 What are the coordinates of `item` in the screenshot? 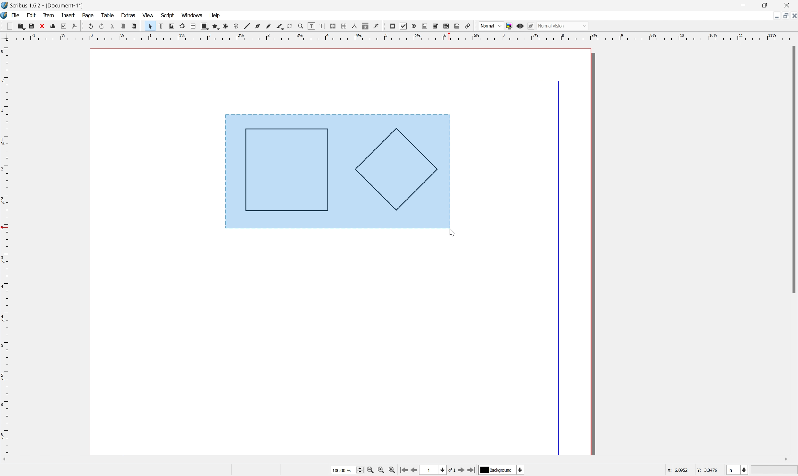 It's located at (49, 15).